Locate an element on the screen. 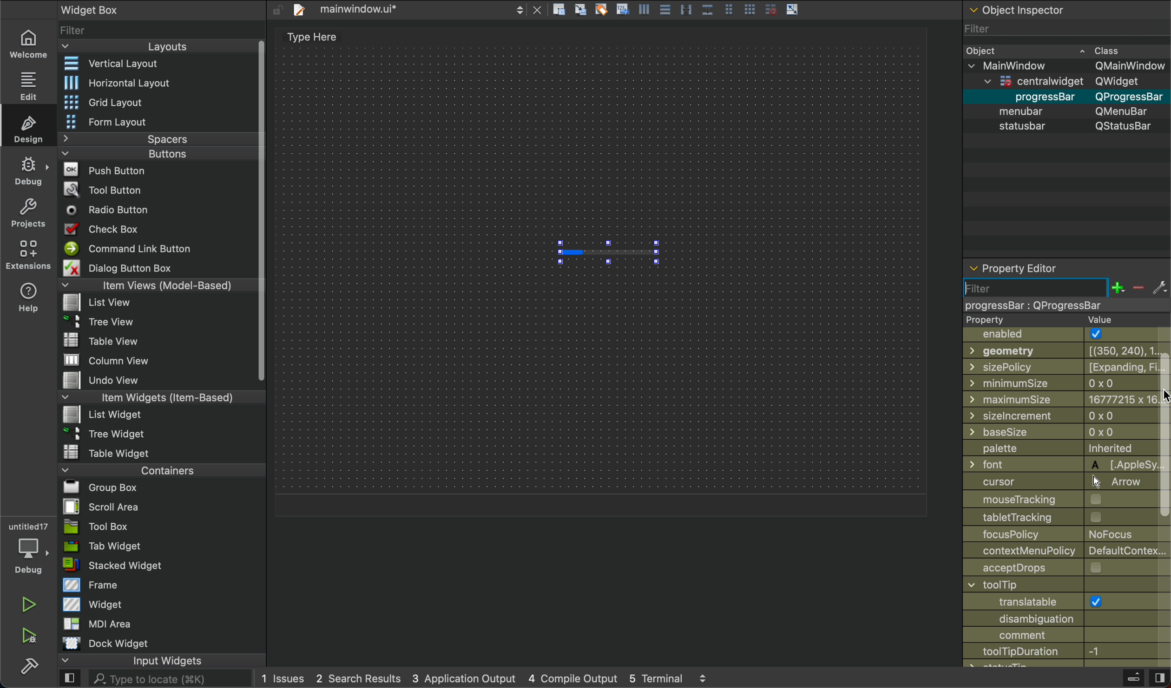  vertical layout is located at coordinates (154, 65).